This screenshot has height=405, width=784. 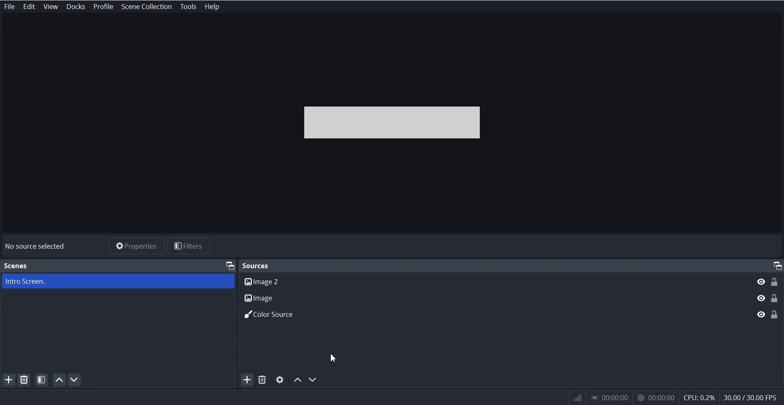 I want to click on Maximize, so click(x=777, y=266).